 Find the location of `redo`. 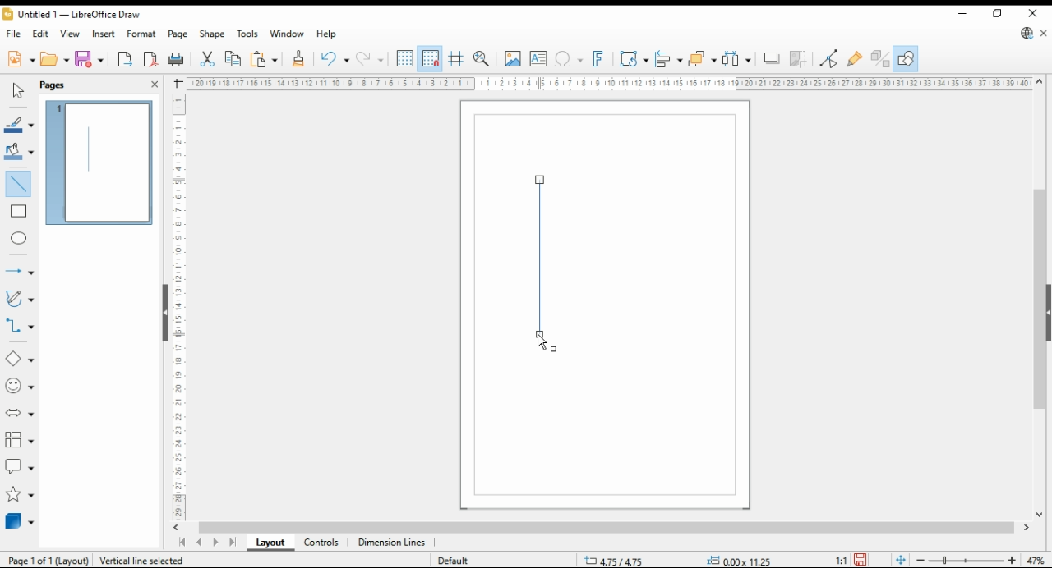

redo is located at coordinates (370, 60).